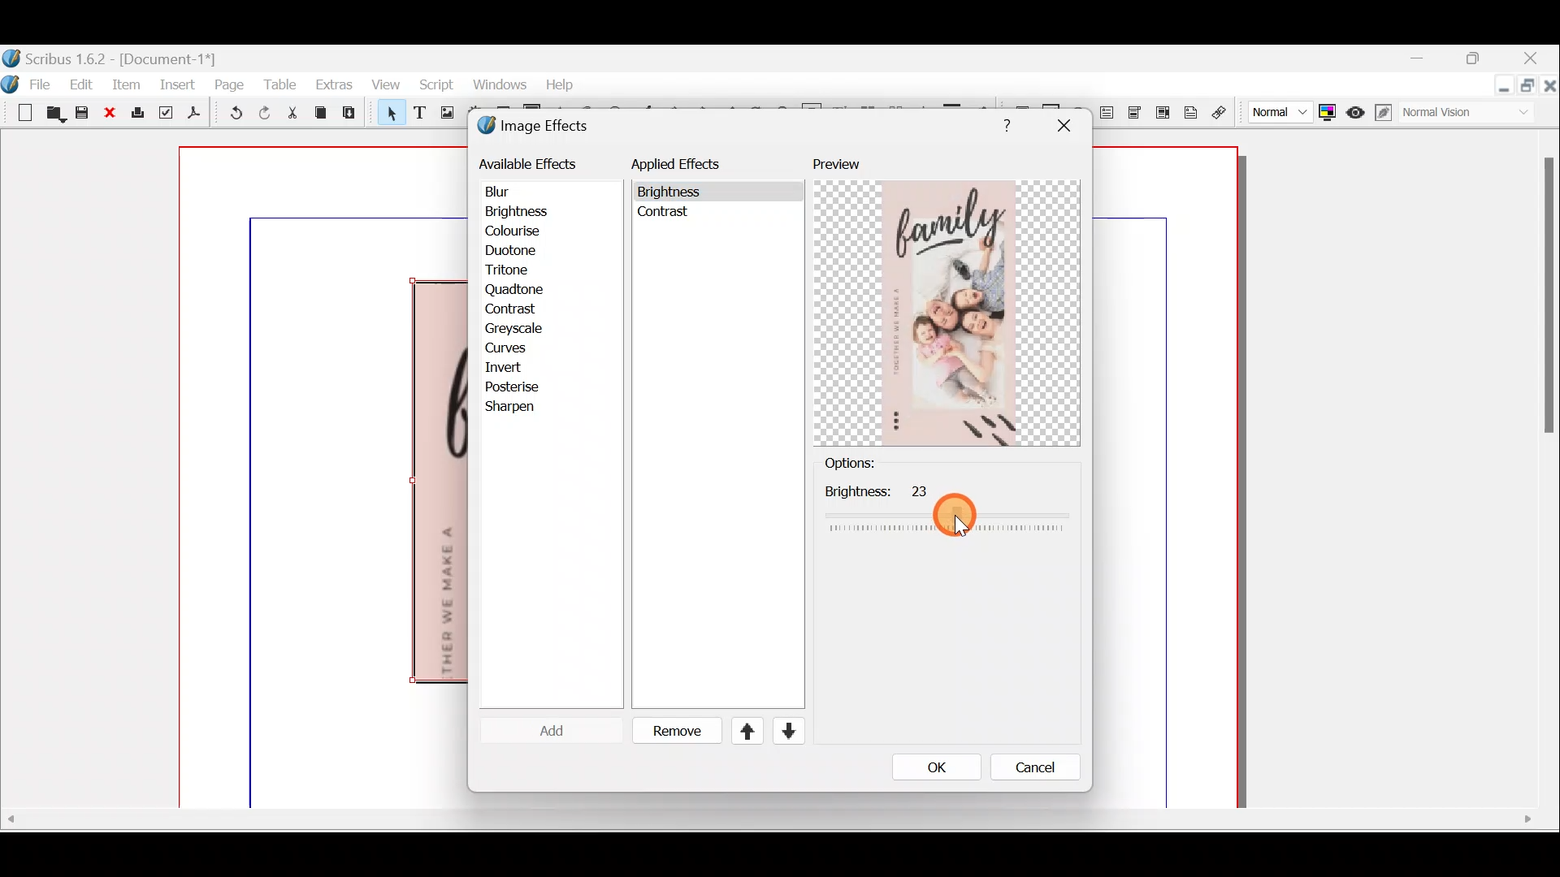 This screenshot has width=1560, height=877. What do you see at coordinates (279, 83) in the screenshot?
I see `Table` at bounding box center [279, 83].